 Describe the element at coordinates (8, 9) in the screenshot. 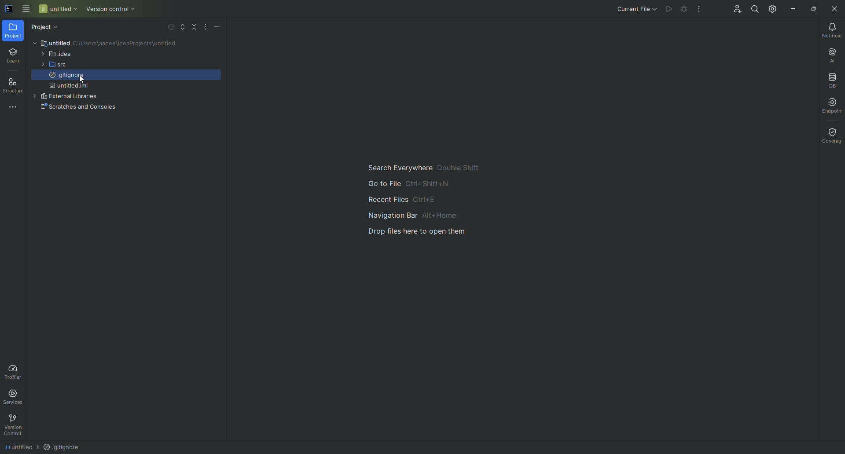

I see `Application logo` at that location.